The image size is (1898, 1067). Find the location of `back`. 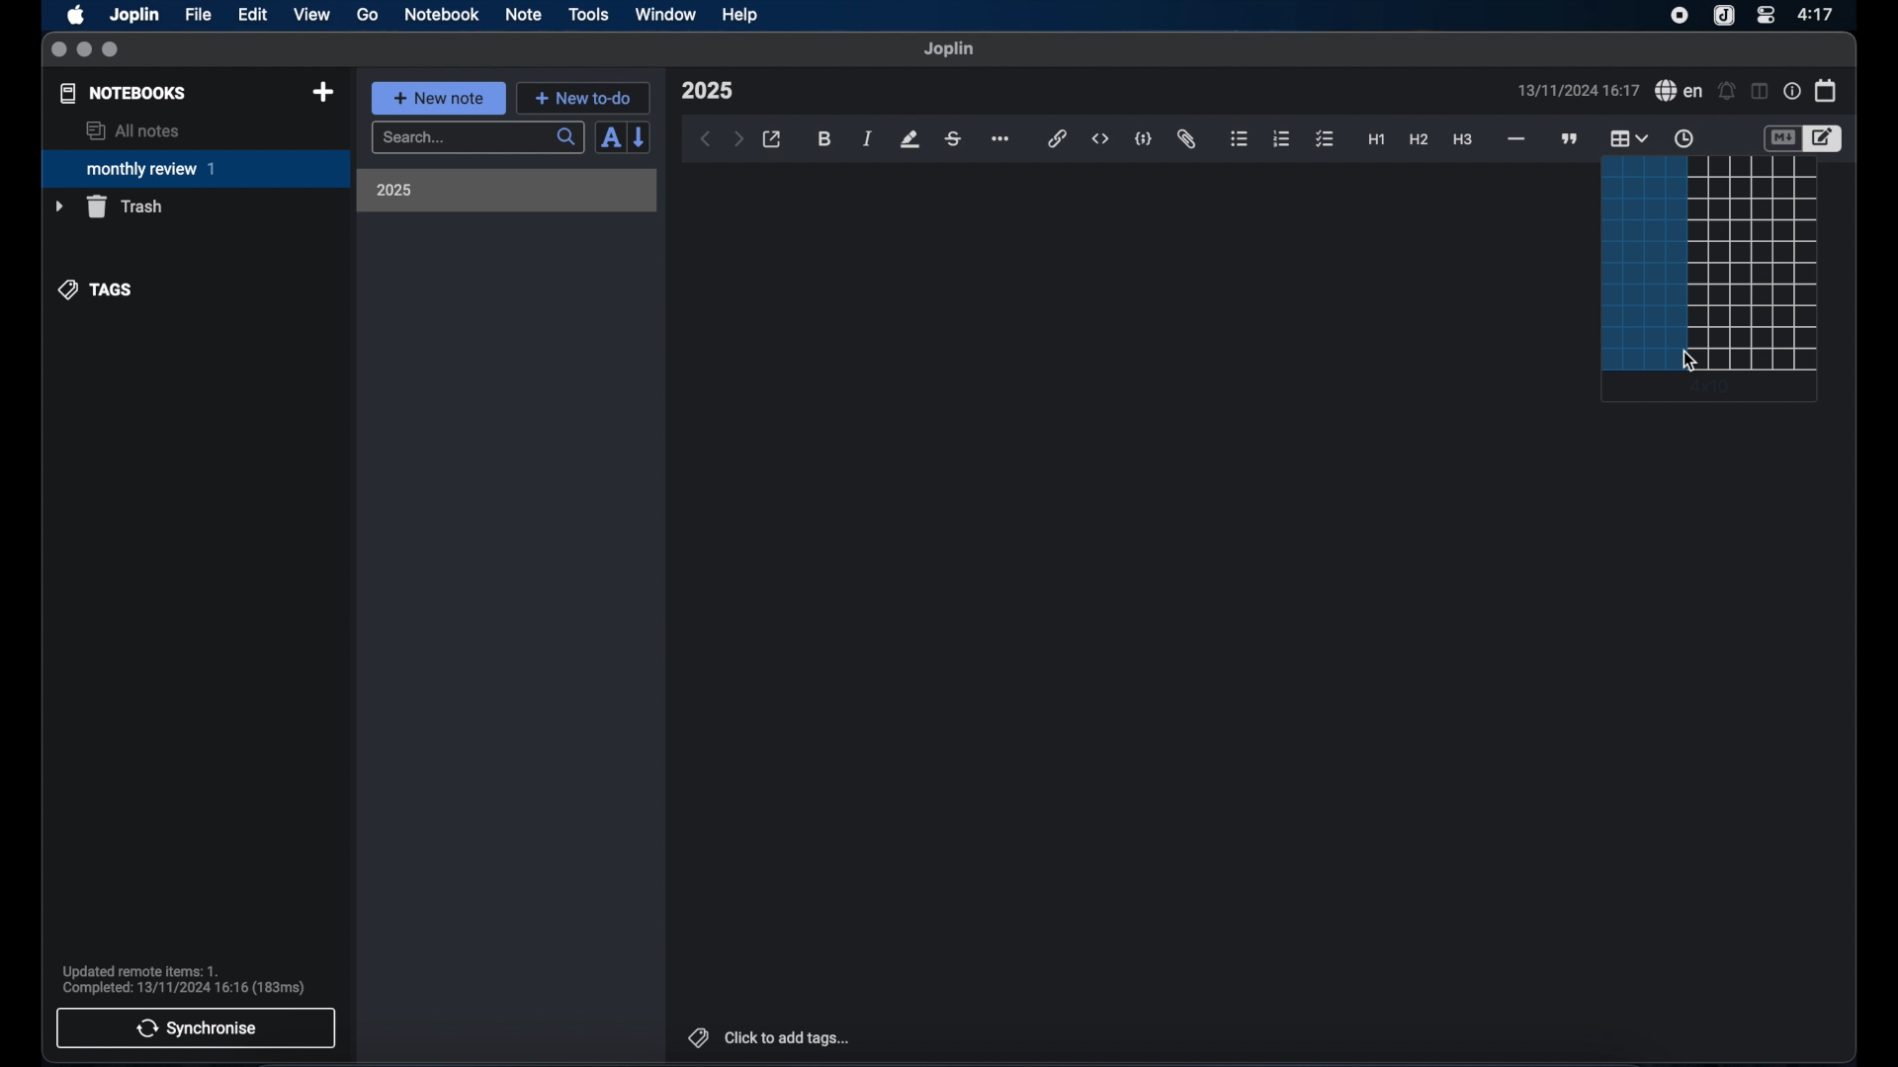

back is located at coordinates (706, 139).